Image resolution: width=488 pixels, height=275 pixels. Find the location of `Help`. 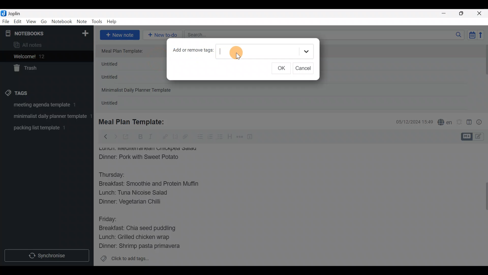

Help is located at coordinates (114, 21).